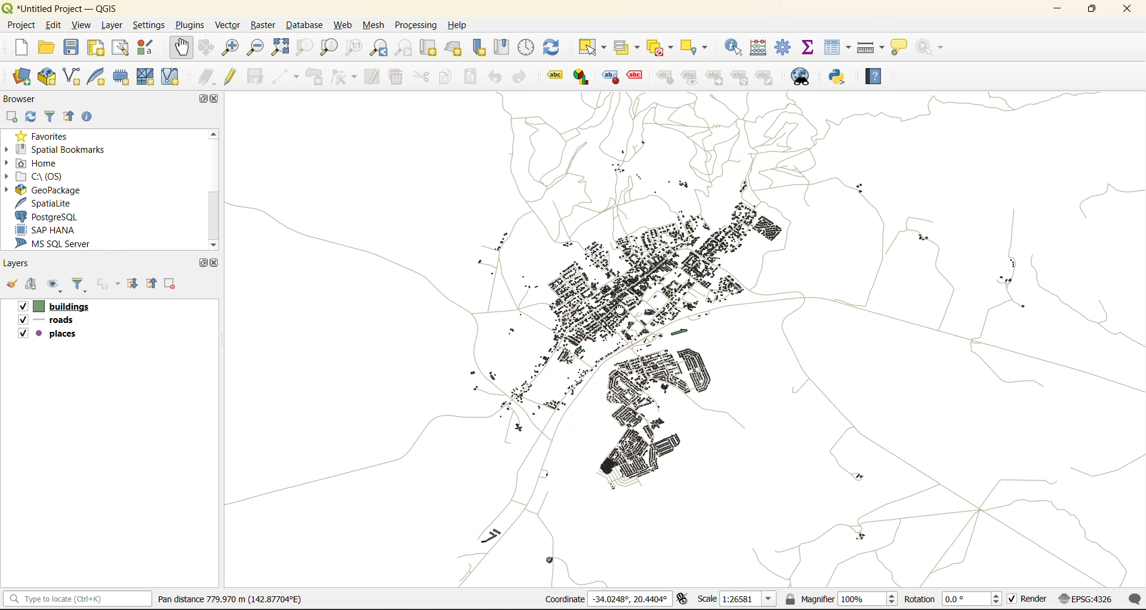 The image size is (1146, 610). I want to click on Effect, so click(639, 75).